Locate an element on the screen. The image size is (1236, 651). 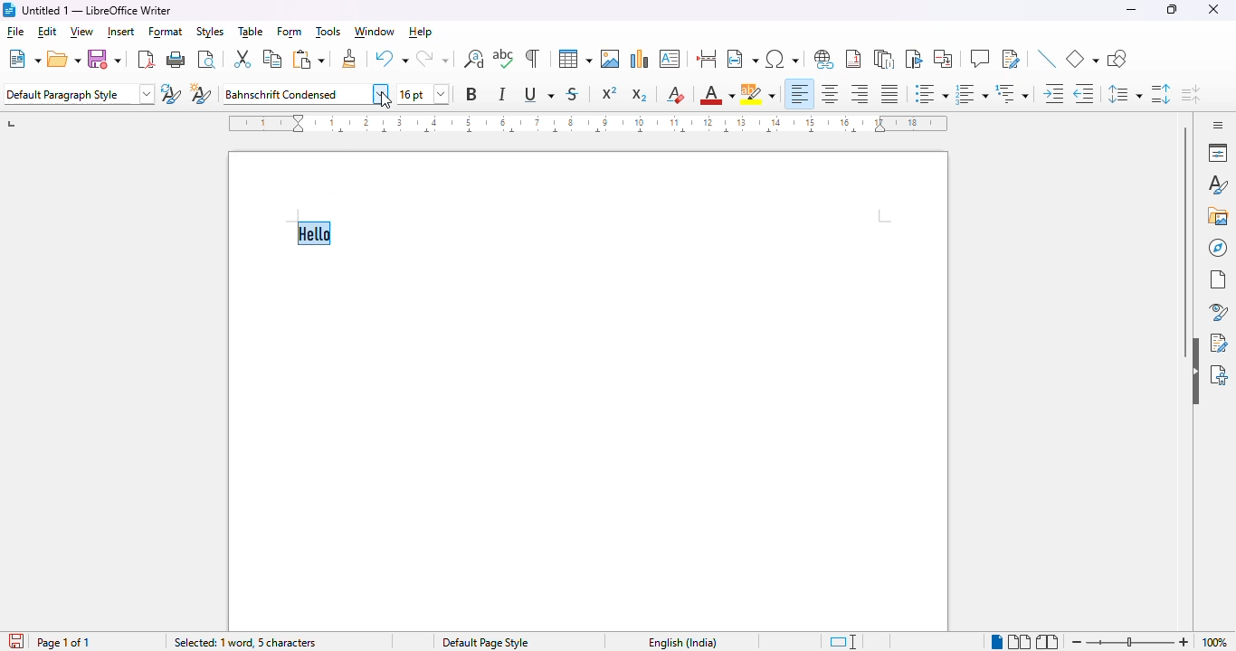
select outline format is located at coordinates (1013, 93).